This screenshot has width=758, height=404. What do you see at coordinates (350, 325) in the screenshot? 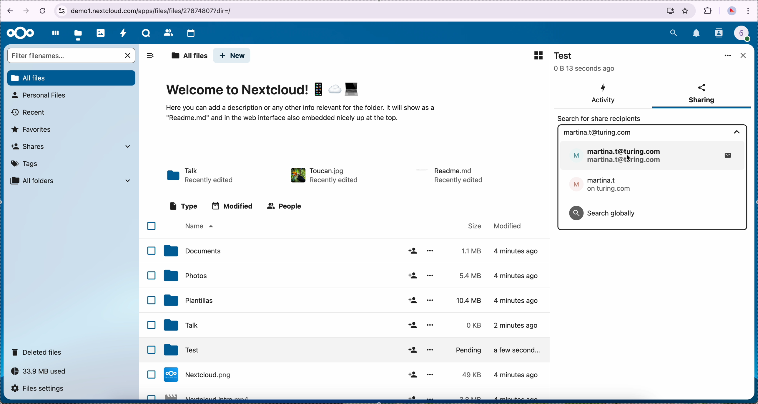
I see `Talk` at bounding box center [350, 325].